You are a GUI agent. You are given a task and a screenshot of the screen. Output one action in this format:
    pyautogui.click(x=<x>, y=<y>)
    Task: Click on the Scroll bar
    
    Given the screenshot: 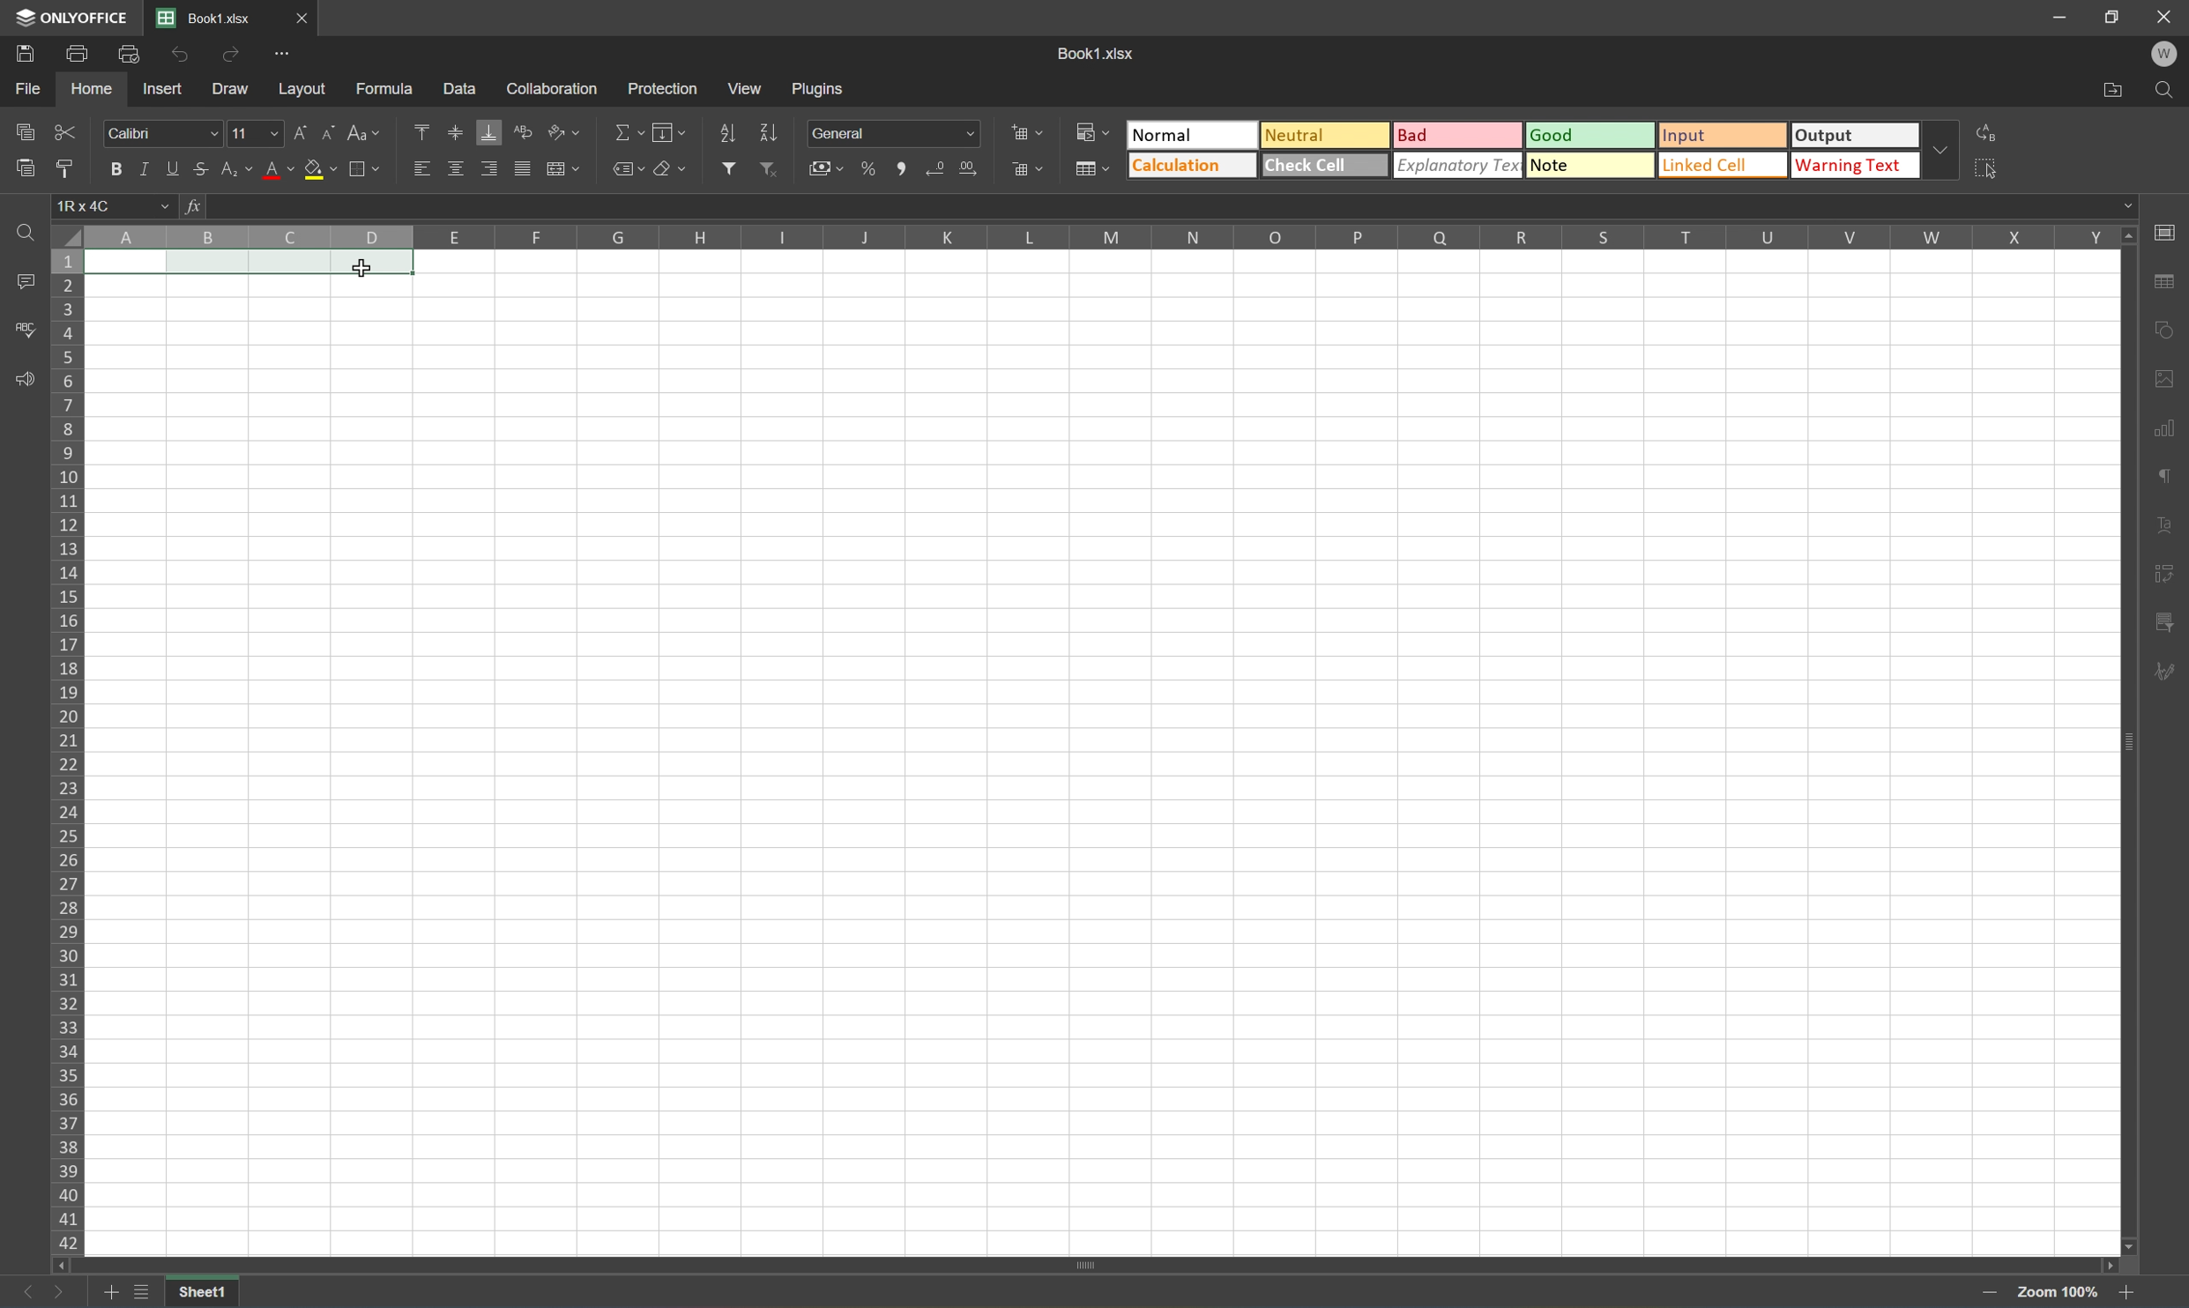 What is the action you would take?
    pyautogui.click(x=1083, y=1263)
    